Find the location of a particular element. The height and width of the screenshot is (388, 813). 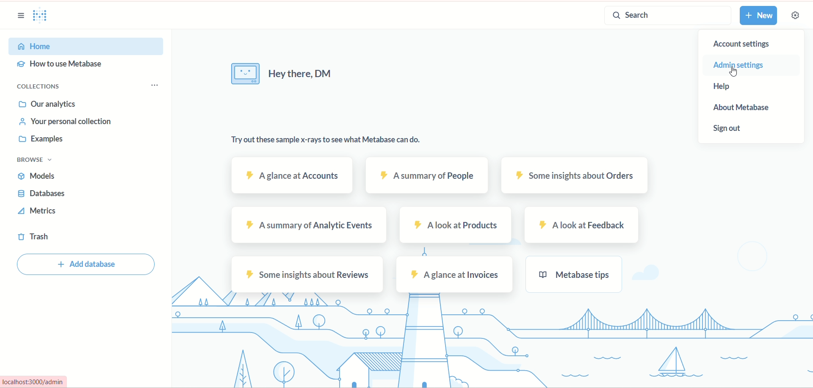

databases is located at coordinates (47, 194).